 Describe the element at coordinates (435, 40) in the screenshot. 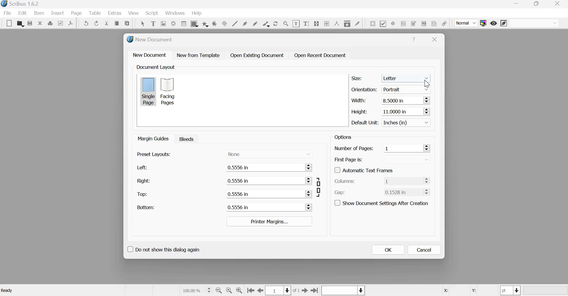

I see `Close` at that location.